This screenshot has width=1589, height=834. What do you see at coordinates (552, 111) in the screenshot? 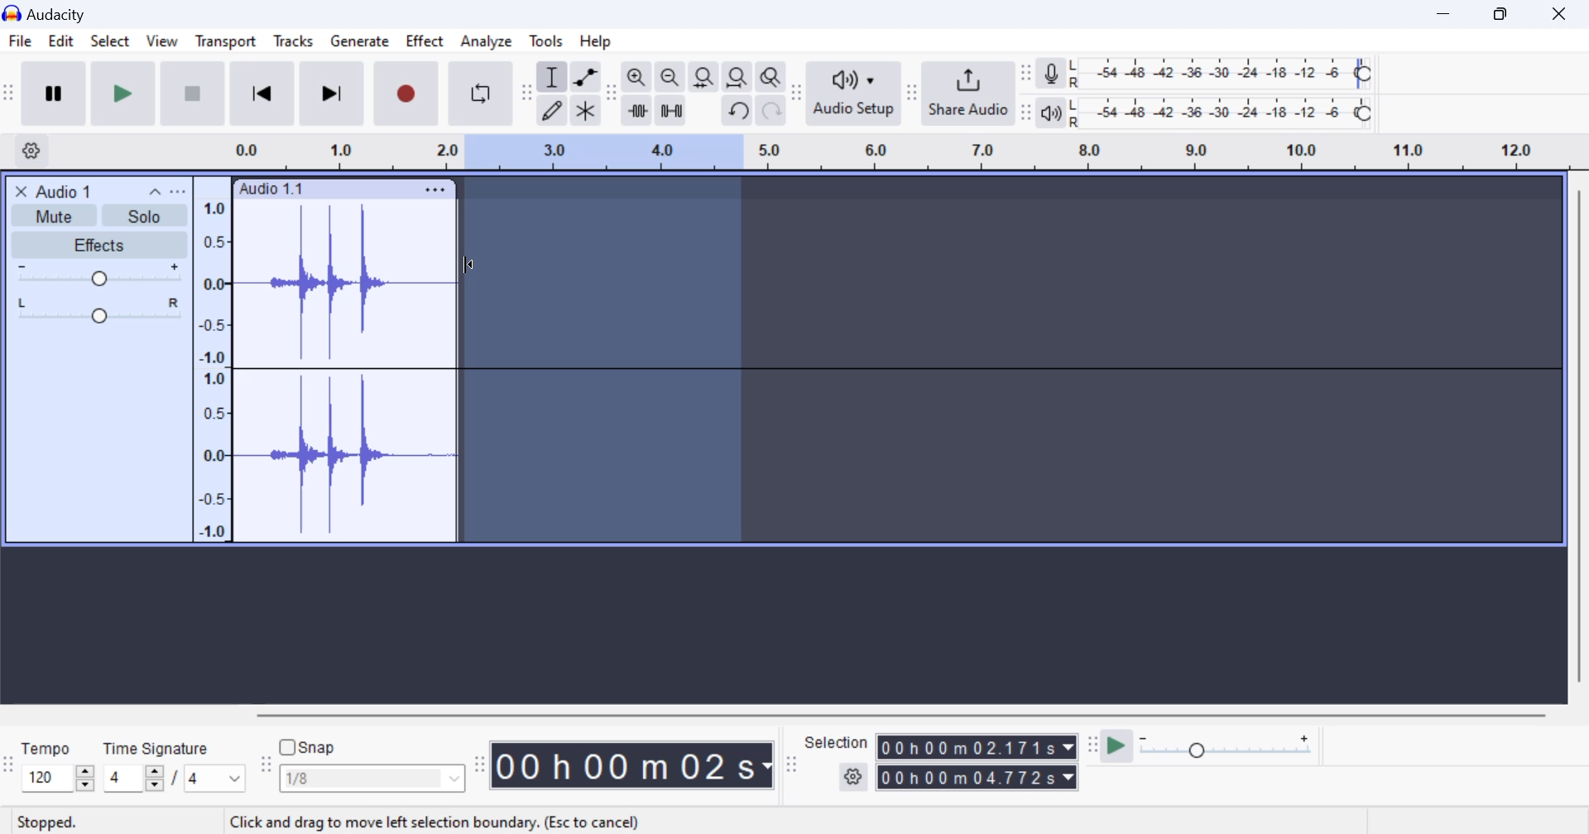
I see `draw tool` at bounding box center [552, 111].